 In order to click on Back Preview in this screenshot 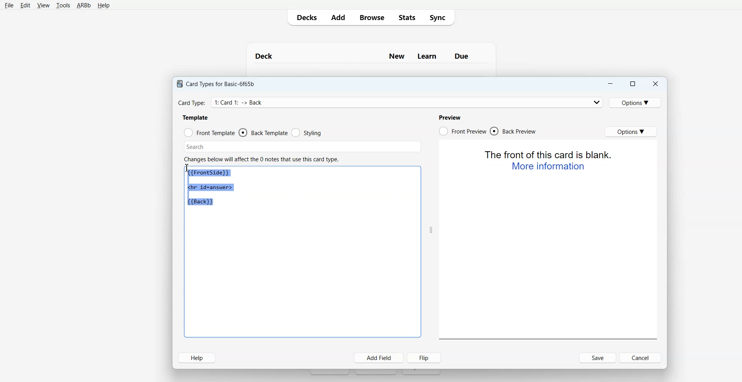, I will do `click(514, 131)`.